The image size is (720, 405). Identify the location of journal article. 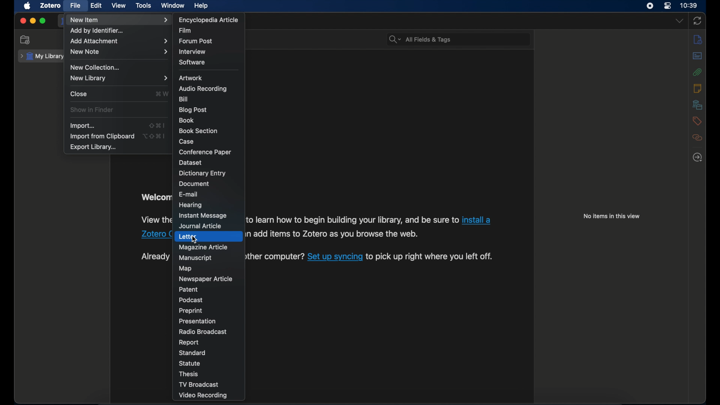
(202, 226).